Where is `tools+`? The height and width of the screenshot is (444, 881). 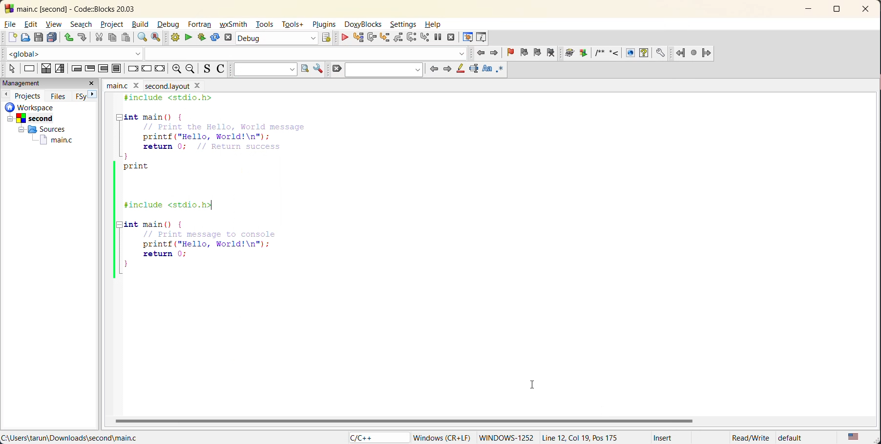
tools+ is located at coordinates (294, 24).